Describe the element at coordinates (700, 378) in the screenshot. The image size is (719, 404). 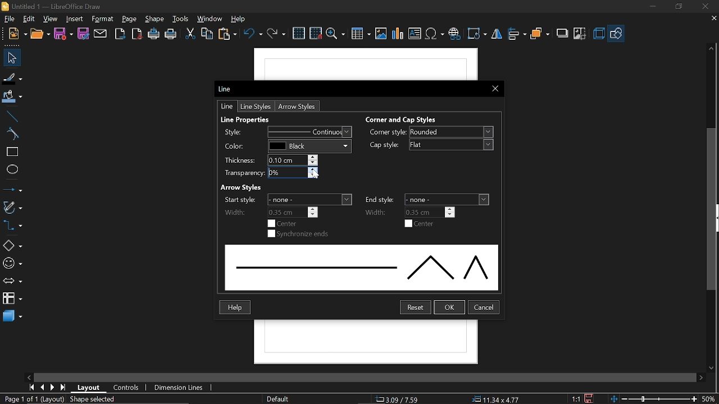
I see `Move right` at that location.